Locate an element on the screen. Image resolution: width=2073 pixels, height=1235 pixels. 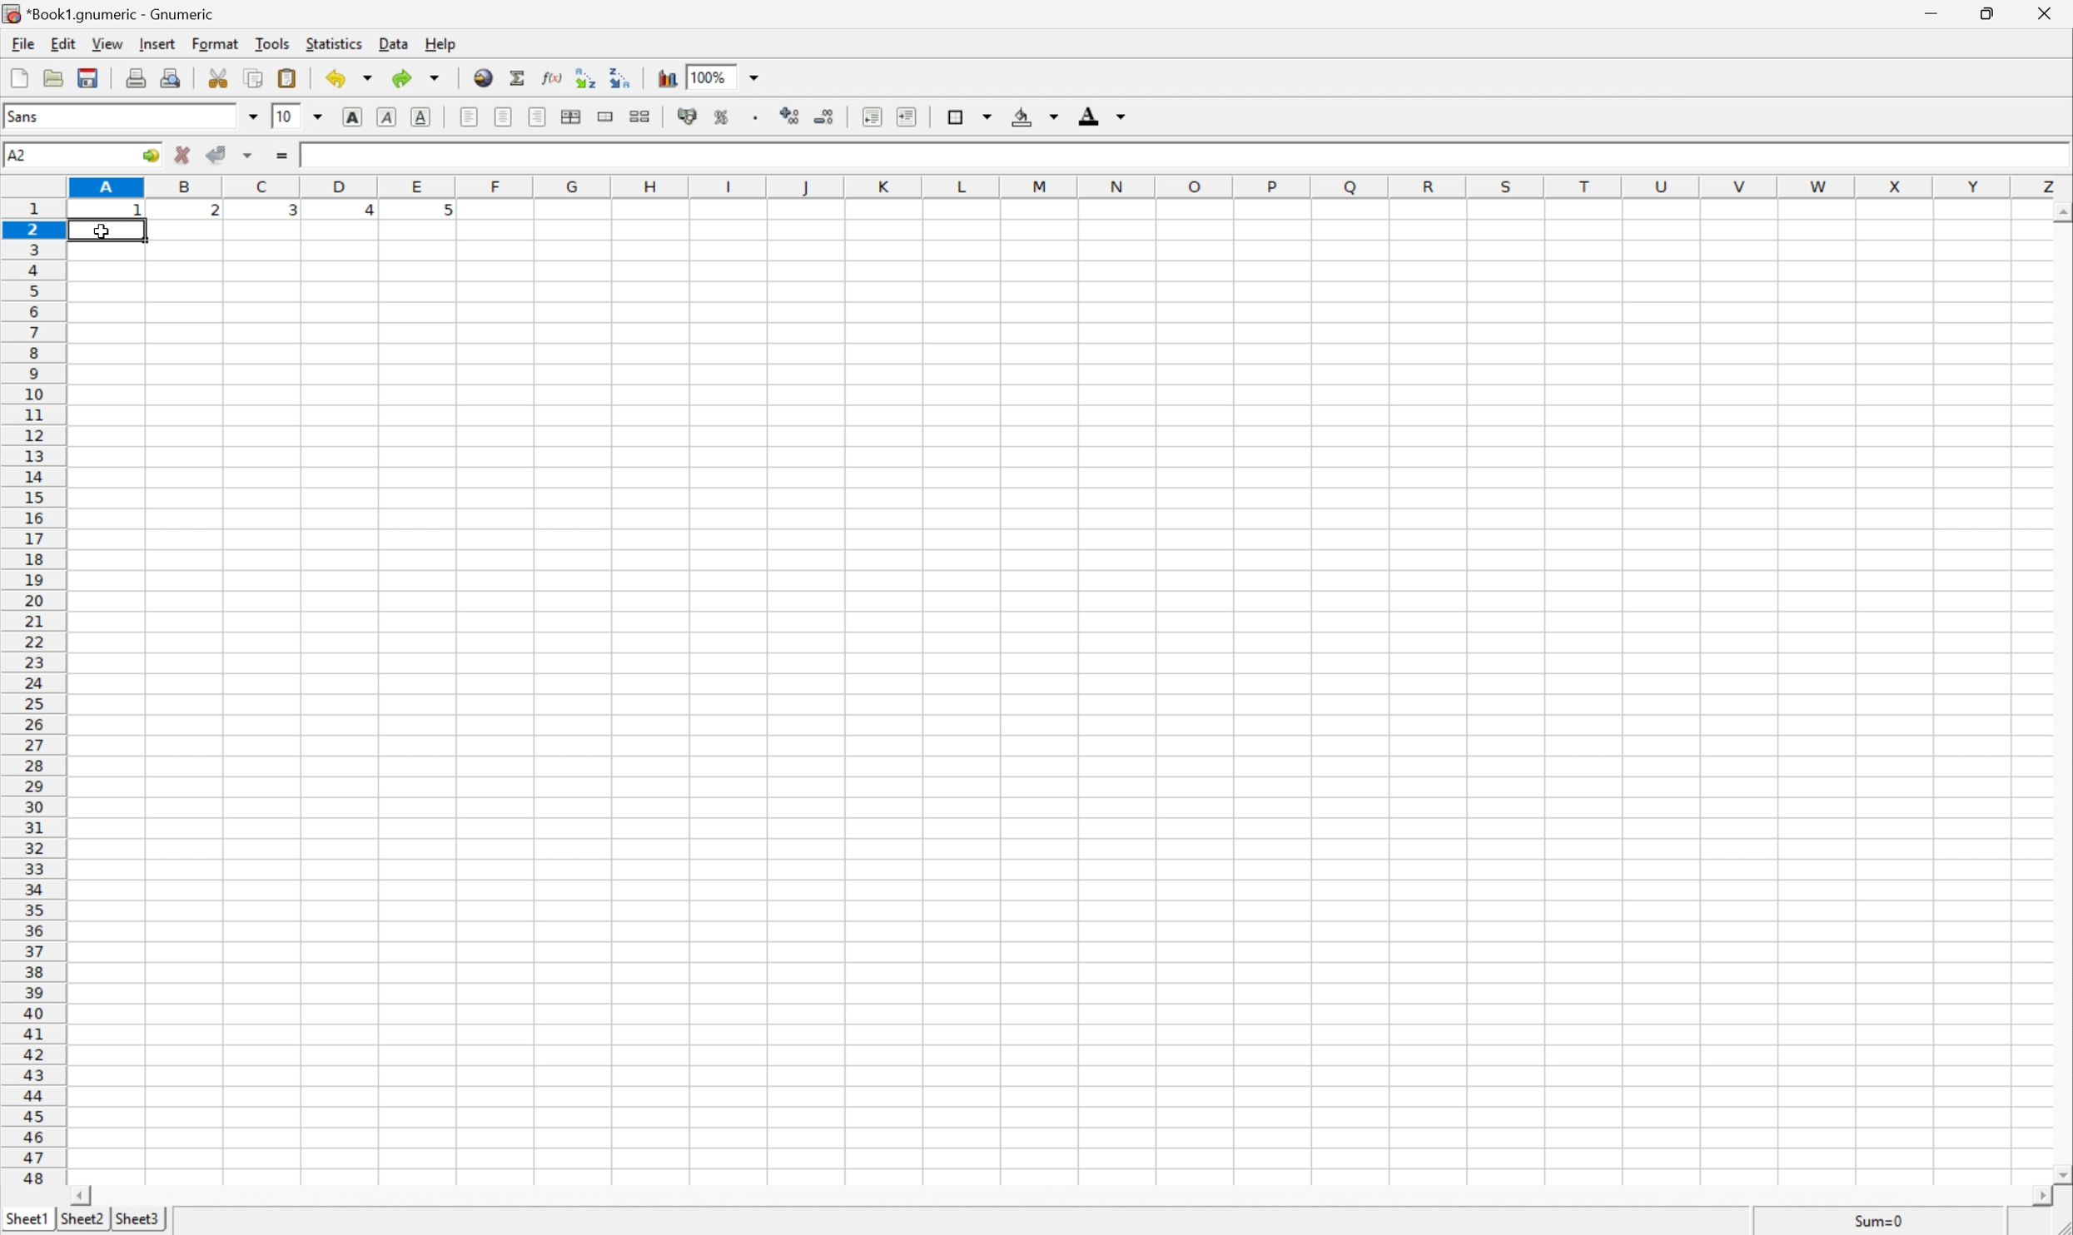
accept changes across selection is located at coordinates (246, 156).